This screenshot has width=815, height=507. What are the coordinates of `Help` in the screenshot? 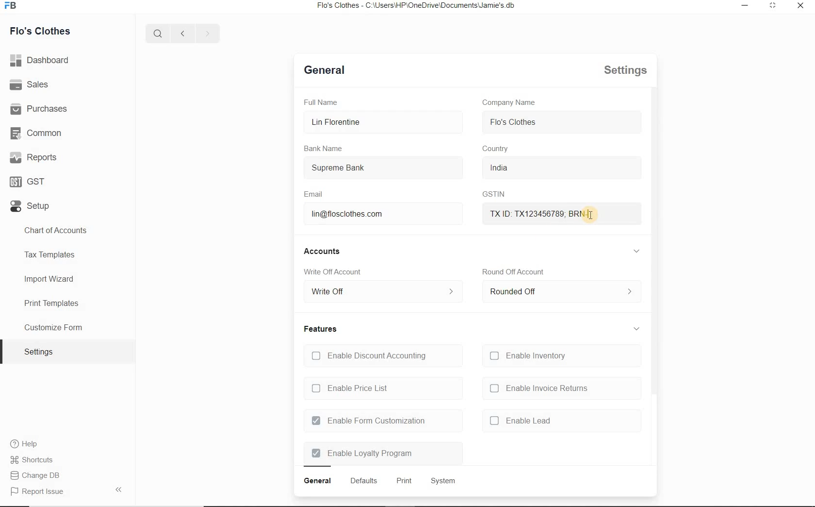 It's located at (27, 444).